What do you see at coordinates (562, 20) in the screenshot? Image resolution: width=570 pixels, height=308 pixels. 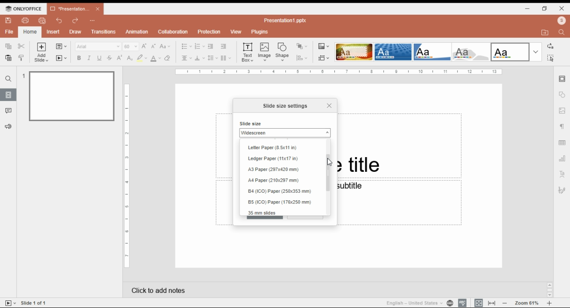 I see `profile` at bounding box center [562, 20].